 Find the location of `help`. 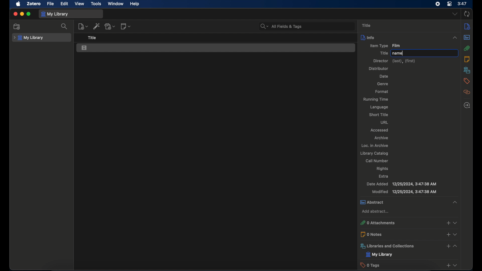

help is located at coordinates (135, 4).